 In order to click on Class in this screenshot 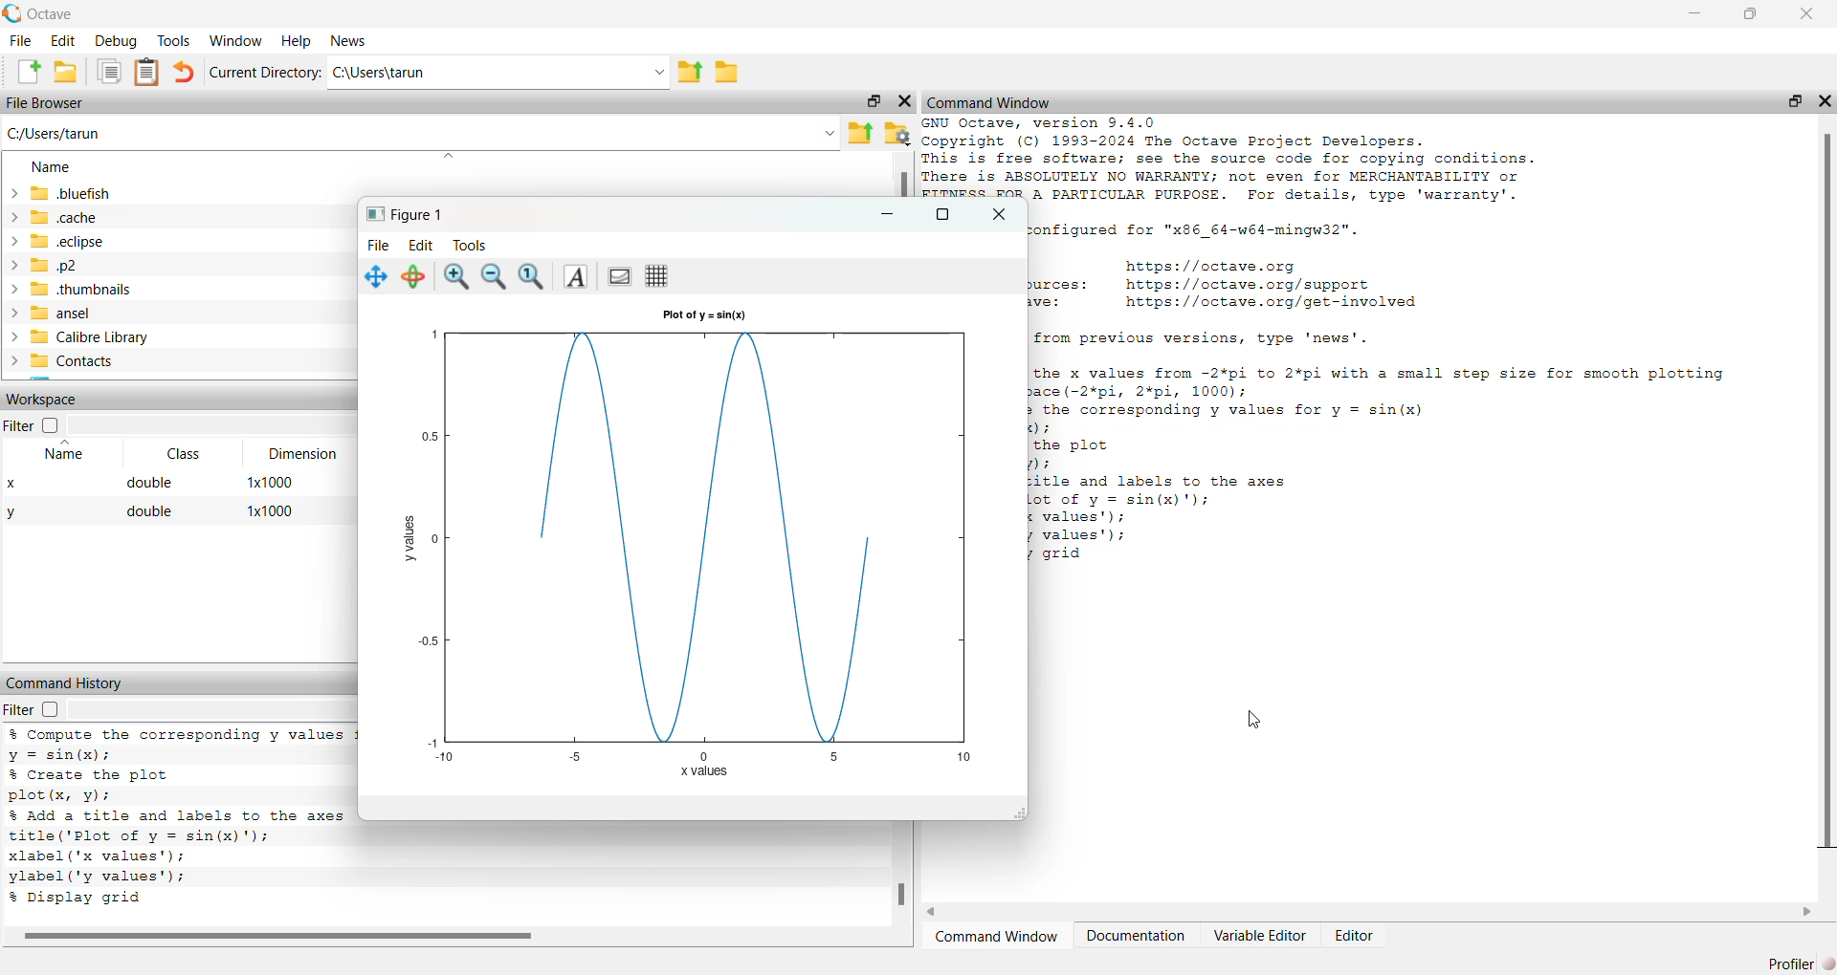, I will do `click(184, 453)`.